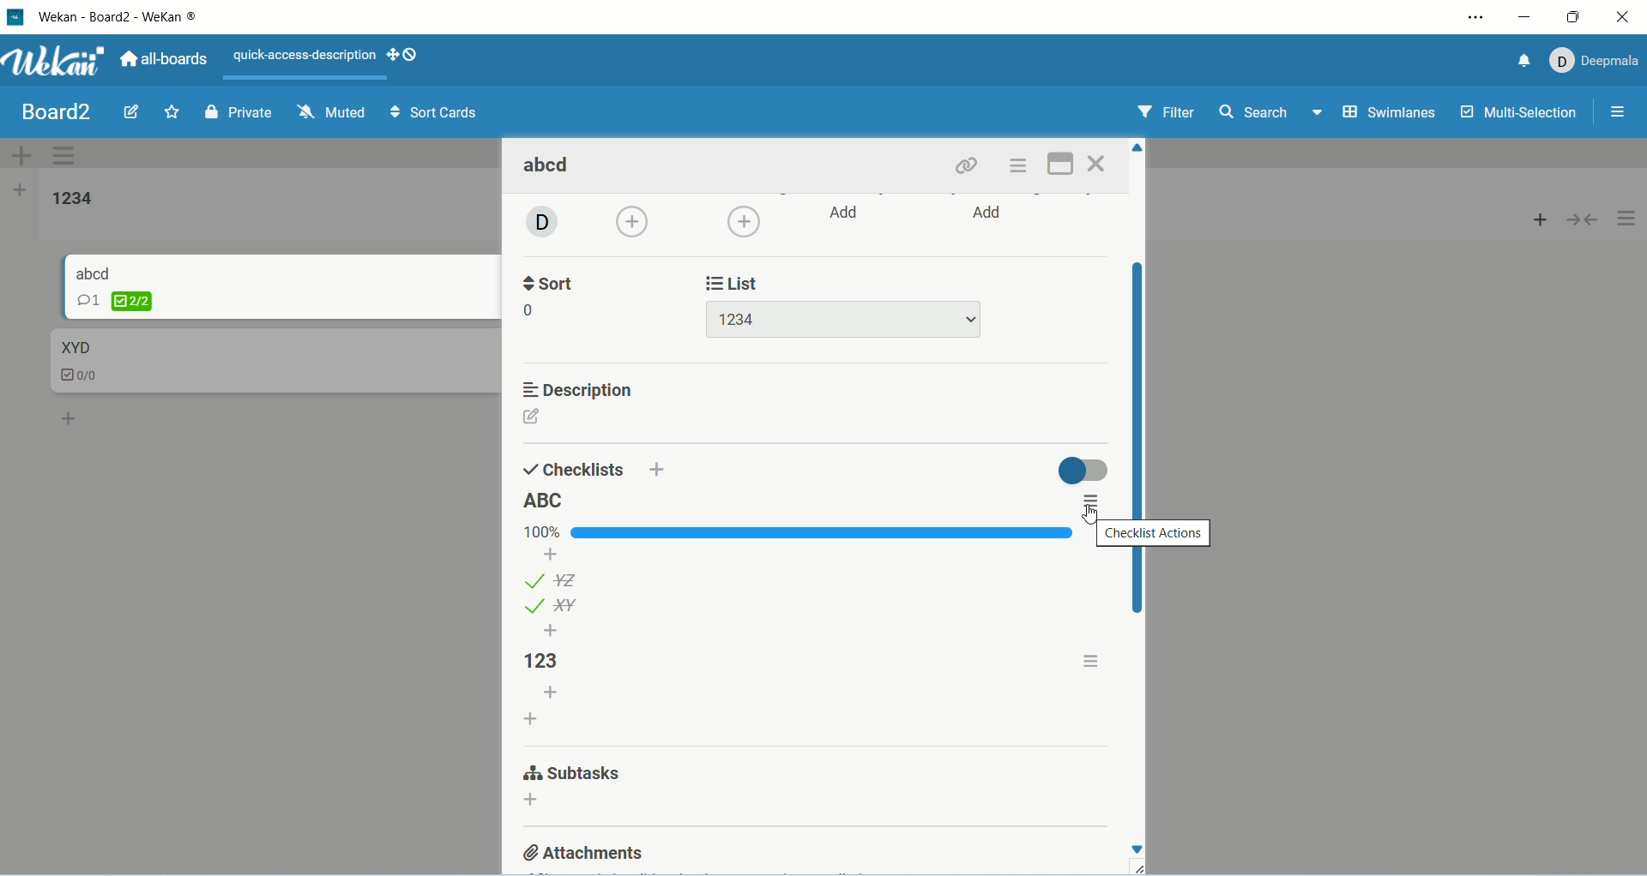  I want to click on add, so click(990, 214).